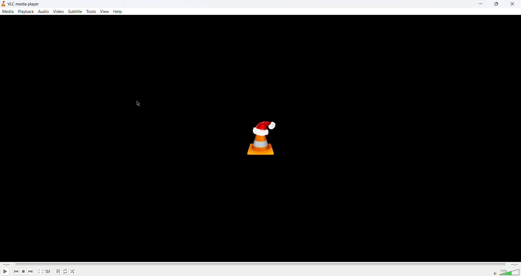 Image resolution: width=521 pixels, height=276 pixels. What do you see at coordinates (5, 4) in the screenshot?
I see `application icon` at bounding box center [5, 4].